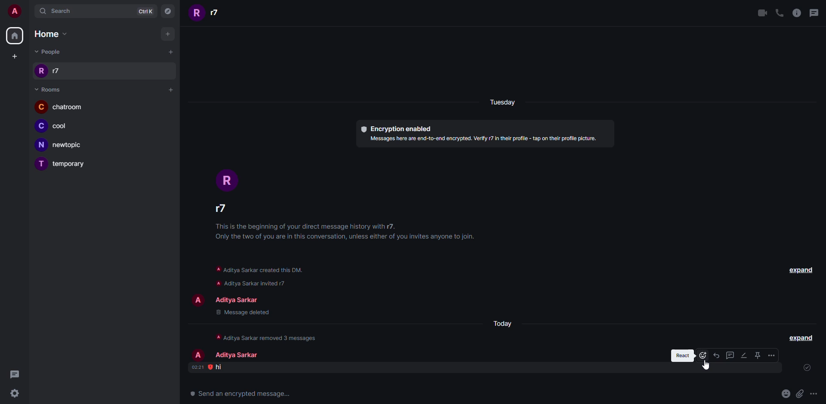 Image resolution: width=826 pixels, height=404 pixels. I want to click on cursor, so click(706, 365).